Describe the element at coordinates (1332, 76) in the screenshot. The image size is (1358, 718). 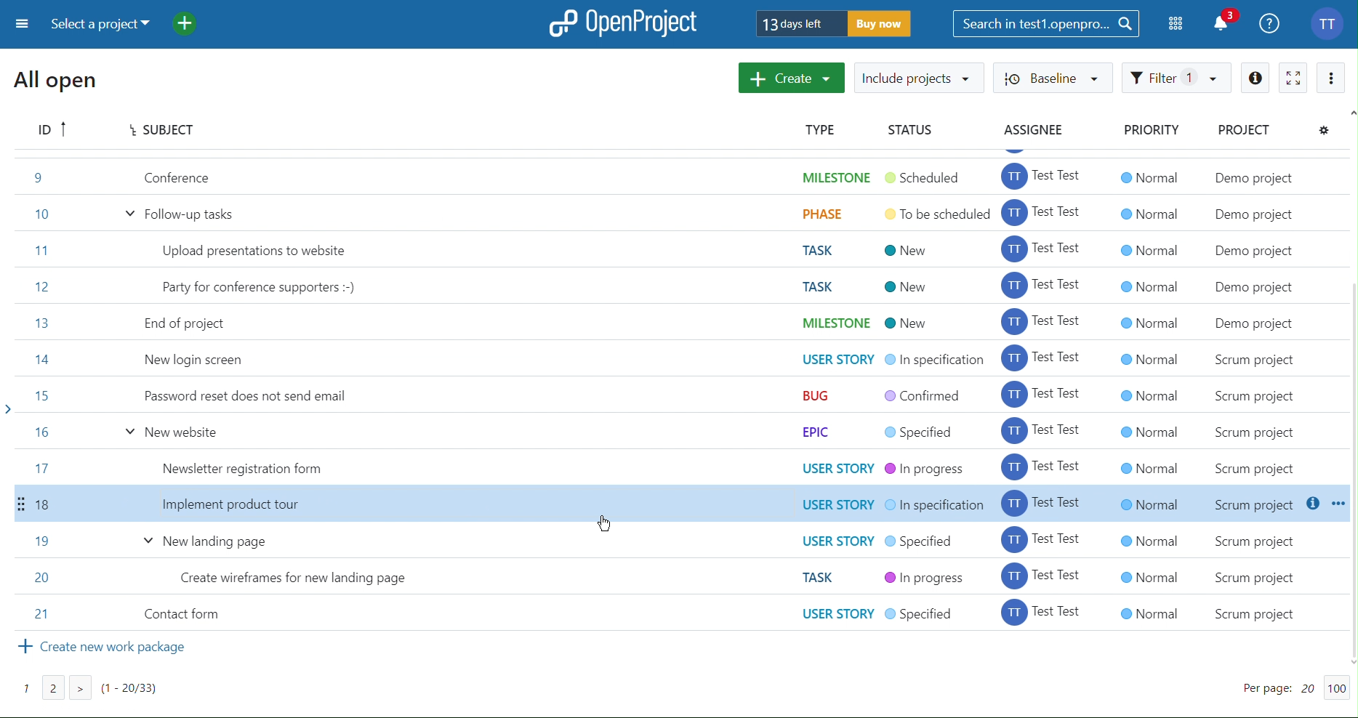
I see `more` at that location.